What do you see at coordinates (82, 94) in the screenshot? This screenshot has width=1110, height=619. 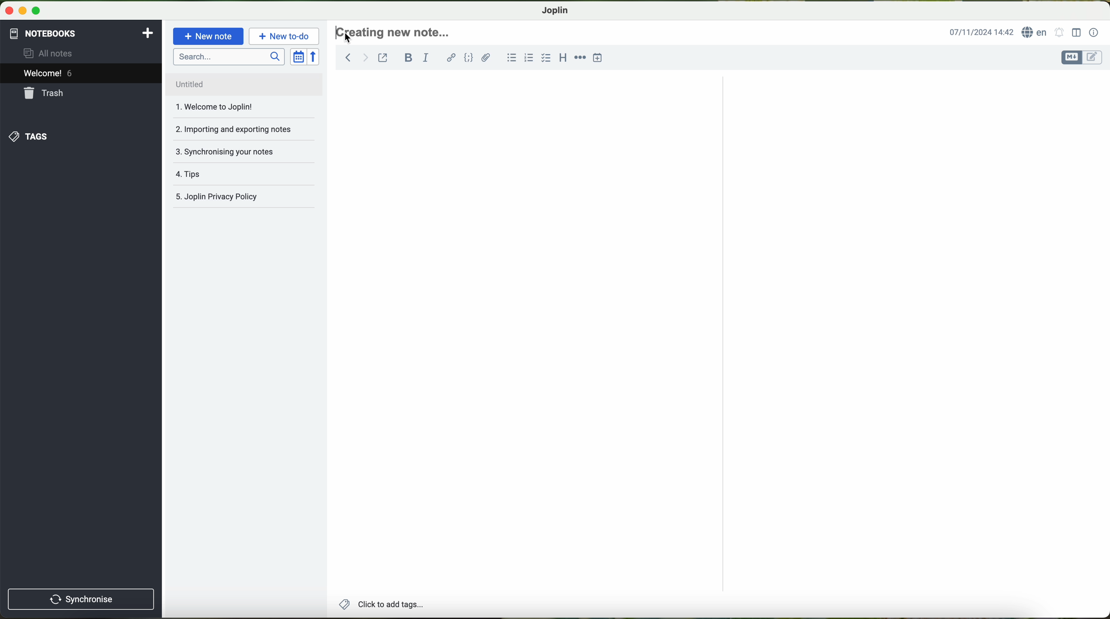 I see `trash` at bounding box center [82, 94].